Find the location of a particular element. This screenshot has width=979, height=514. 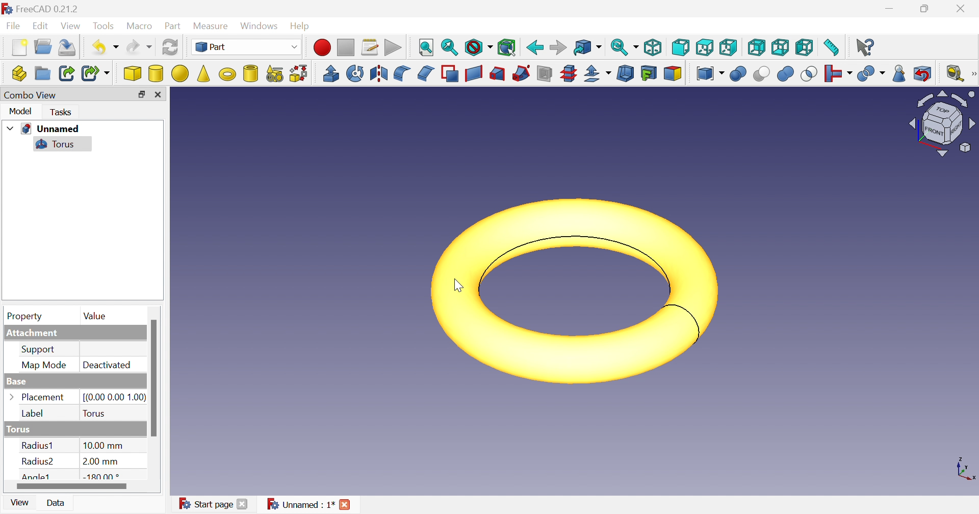

Mirroring is located at coordinates (378, 73).